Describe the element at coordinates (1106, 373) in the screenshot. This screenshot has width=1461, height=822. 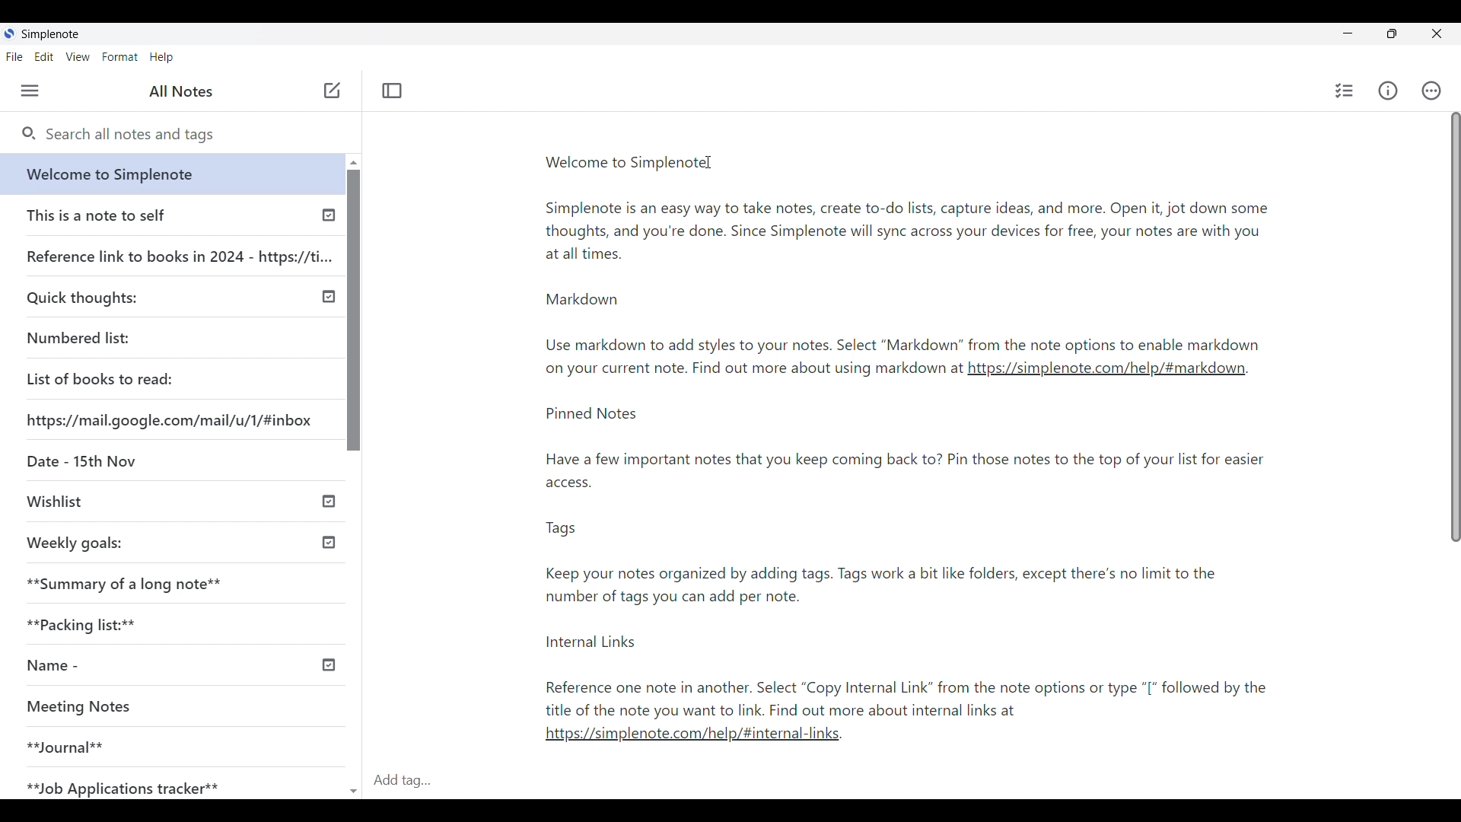
I see `link` at that location.